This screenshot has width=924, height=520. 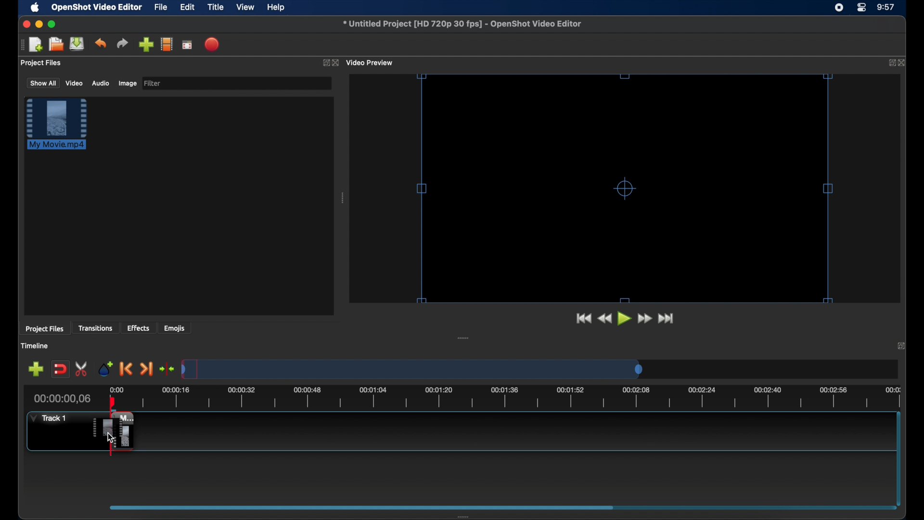 What do you see at coordinates (167, 369) in the screenshot?
I see `center the playhead on the timeline` at bounding box center [167, 369].